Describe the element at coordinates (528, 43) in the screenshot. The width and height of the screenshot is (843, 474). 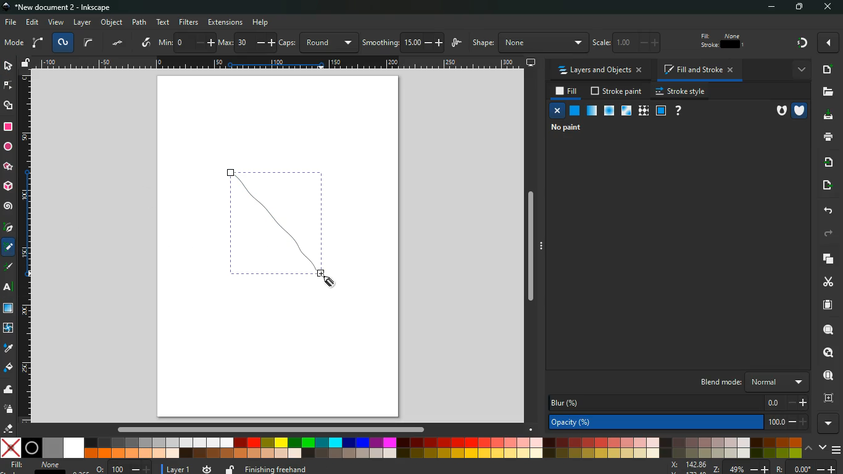
I see `shape` at that location.